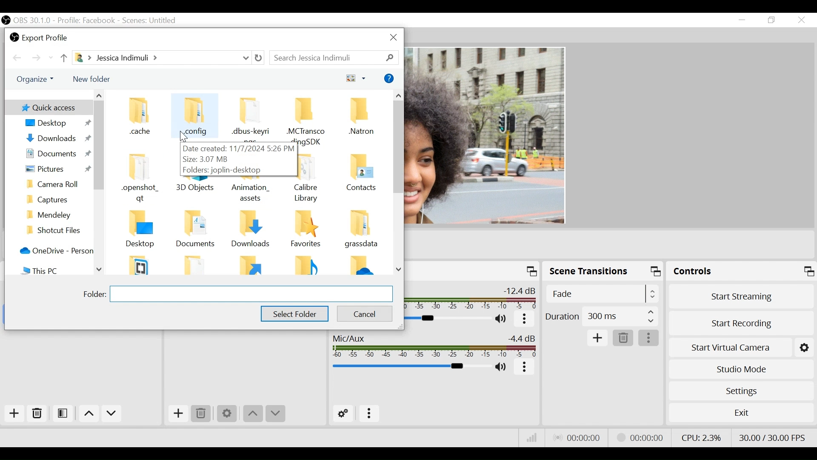  Describe the element at coordinates (603, 271) in the screenshot. I see `Scene Transition` at that location.